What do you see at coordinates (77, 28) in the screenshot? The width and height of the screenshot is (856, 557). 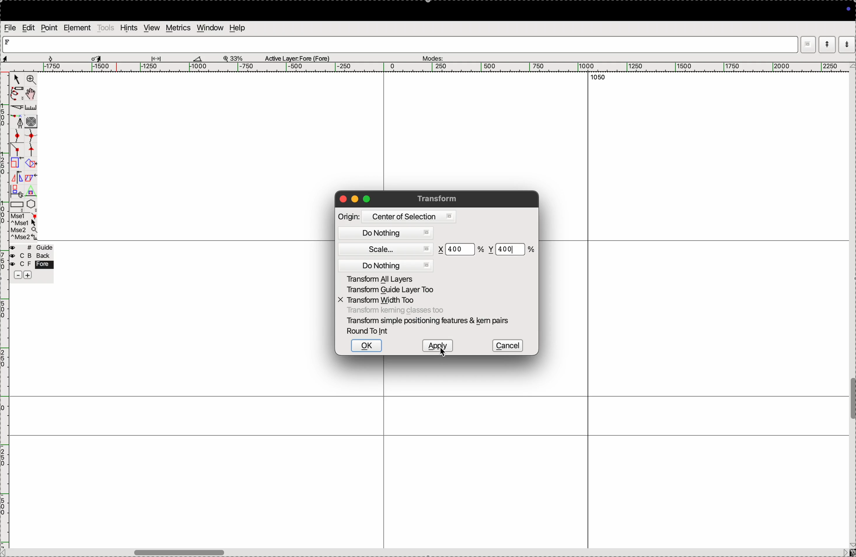 I see `element` at bounding box center [77, 28].